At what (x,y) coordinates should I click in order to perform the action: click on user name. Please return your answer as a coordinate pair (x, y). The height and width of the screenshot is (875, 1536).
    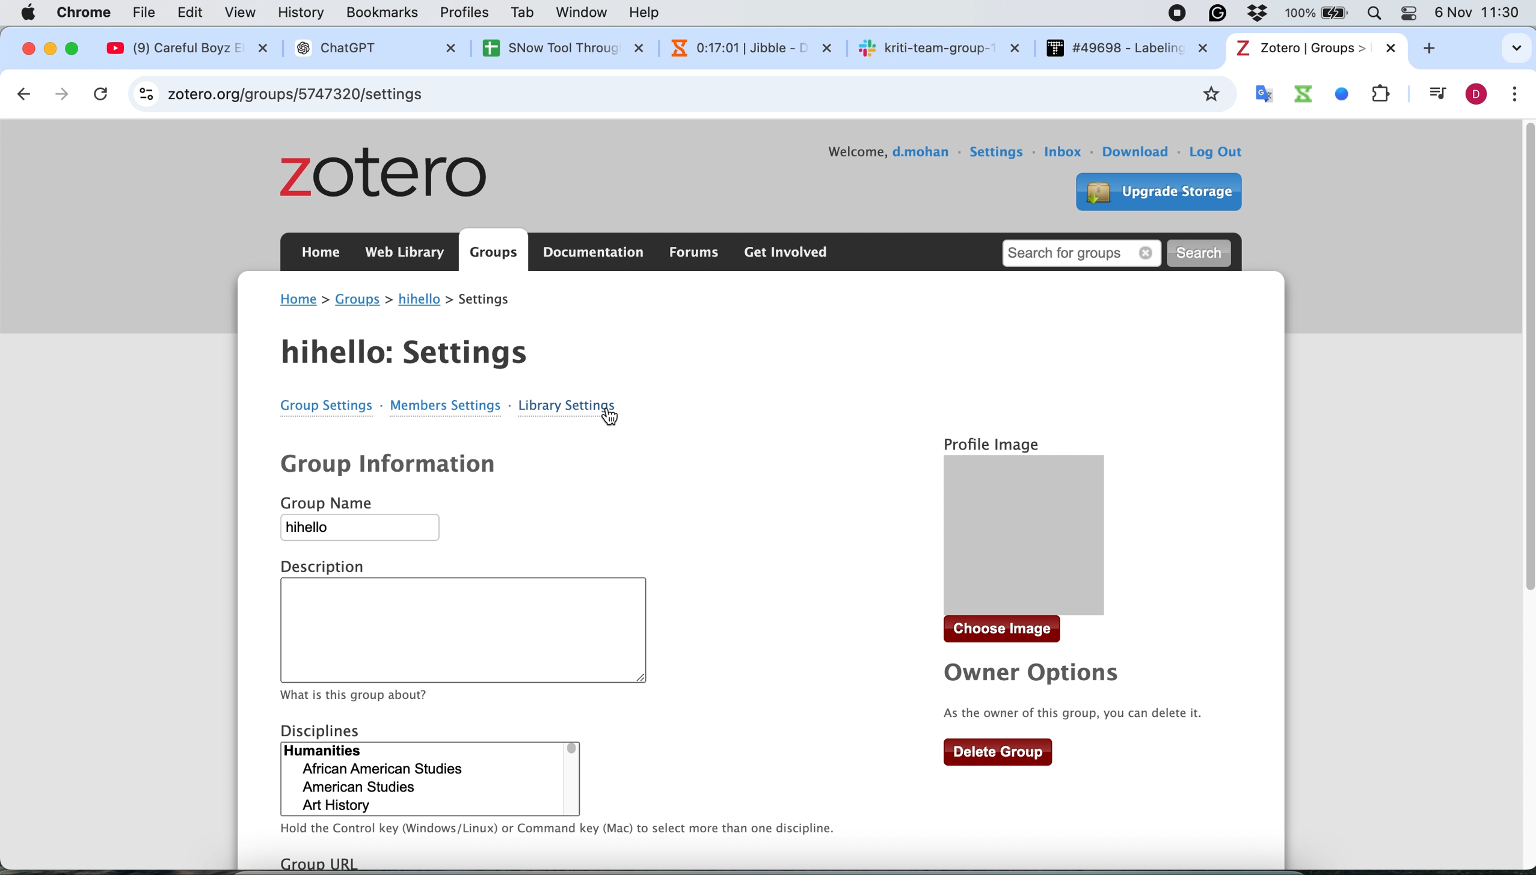
    Looking at the image, I should click on (921, 155).